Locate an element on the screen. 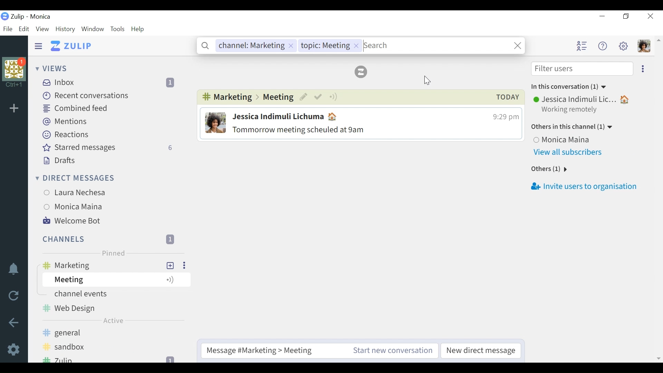  Starred messages is located at coordinates (111, 148).